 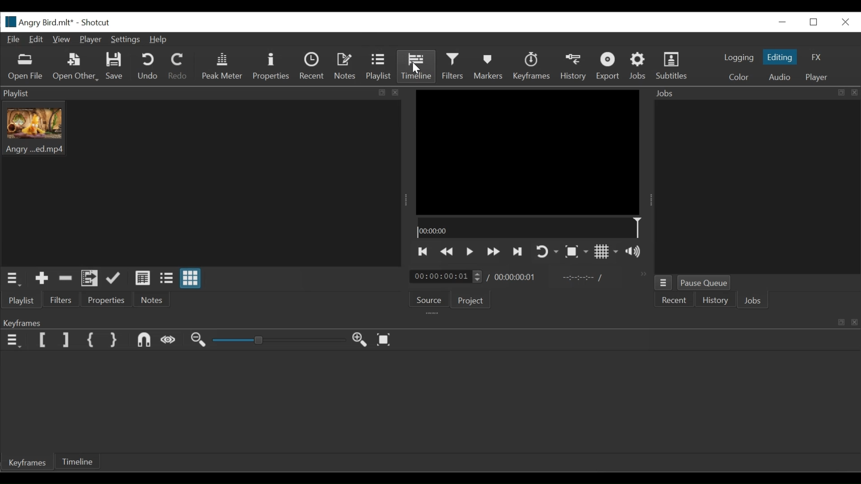 What do you see at coordinates (270, 67) in the screenshot?
I see `Properties` at bounding box center [270, 67].